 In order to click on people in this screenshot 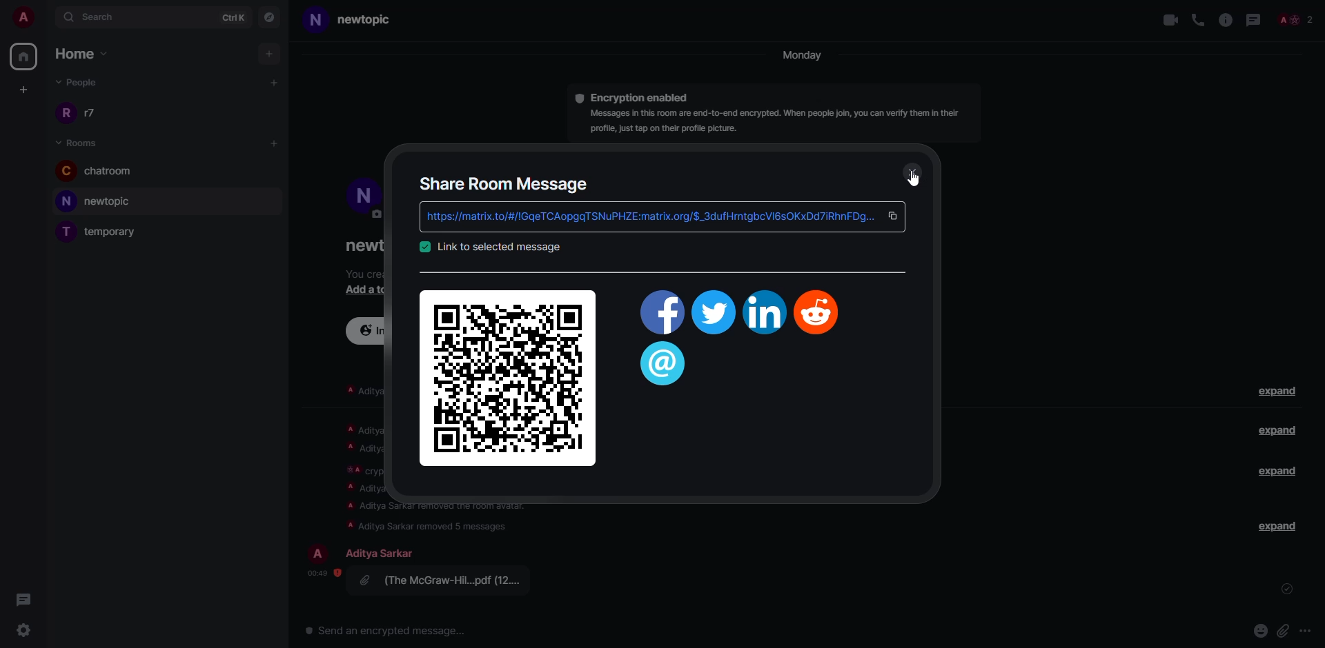, I will do `click(85, 84)`.